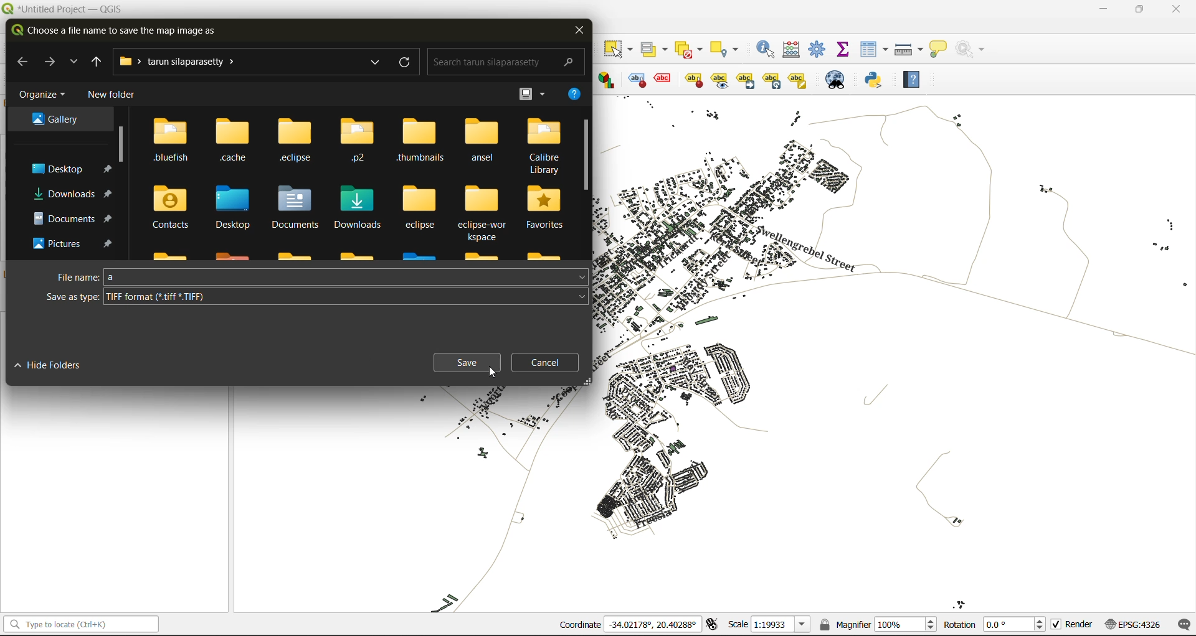  I want to click on render, so click(1070, 627).